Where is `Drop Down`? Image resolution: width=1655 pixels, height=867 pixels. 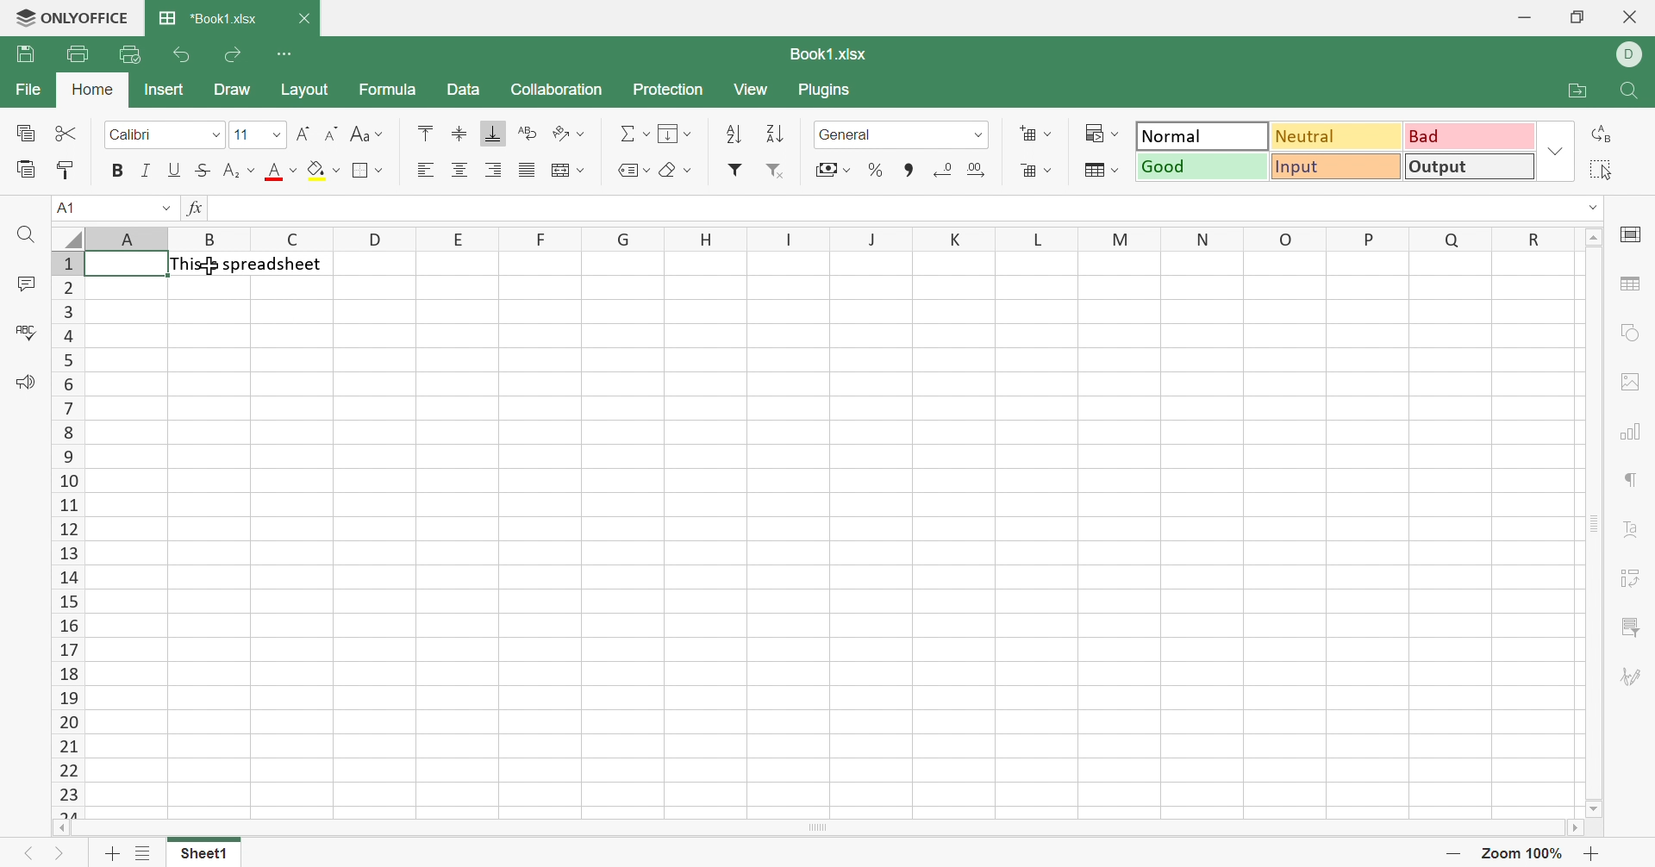
Drop Down is located at coordinates (1049, 135).